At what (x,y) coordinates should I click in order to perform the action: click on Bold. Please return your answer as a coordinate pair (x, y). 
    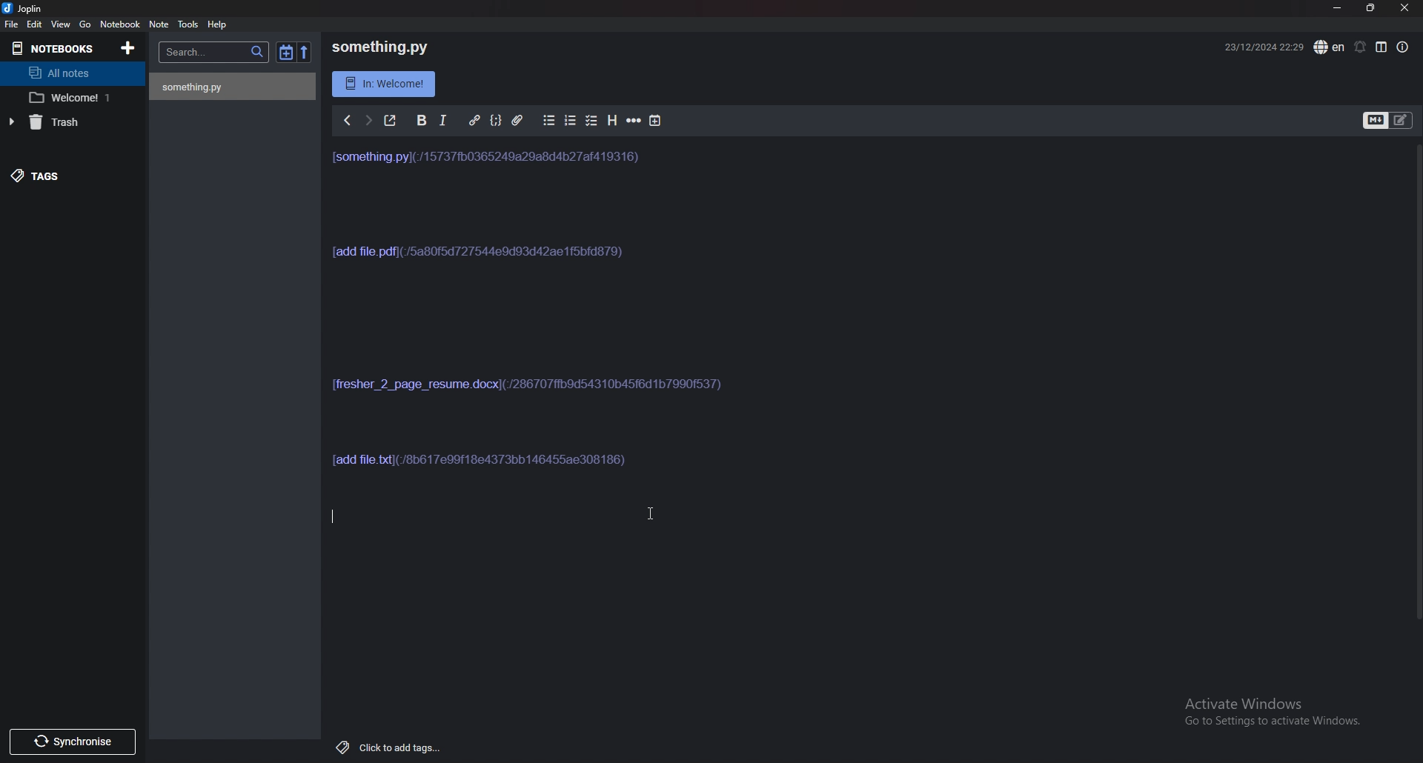
    Looking at the image, I should click on (421, 120).